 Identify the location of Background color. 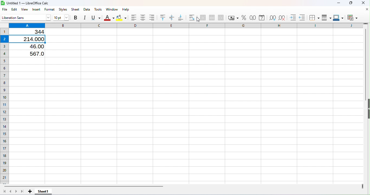
(122, 18).